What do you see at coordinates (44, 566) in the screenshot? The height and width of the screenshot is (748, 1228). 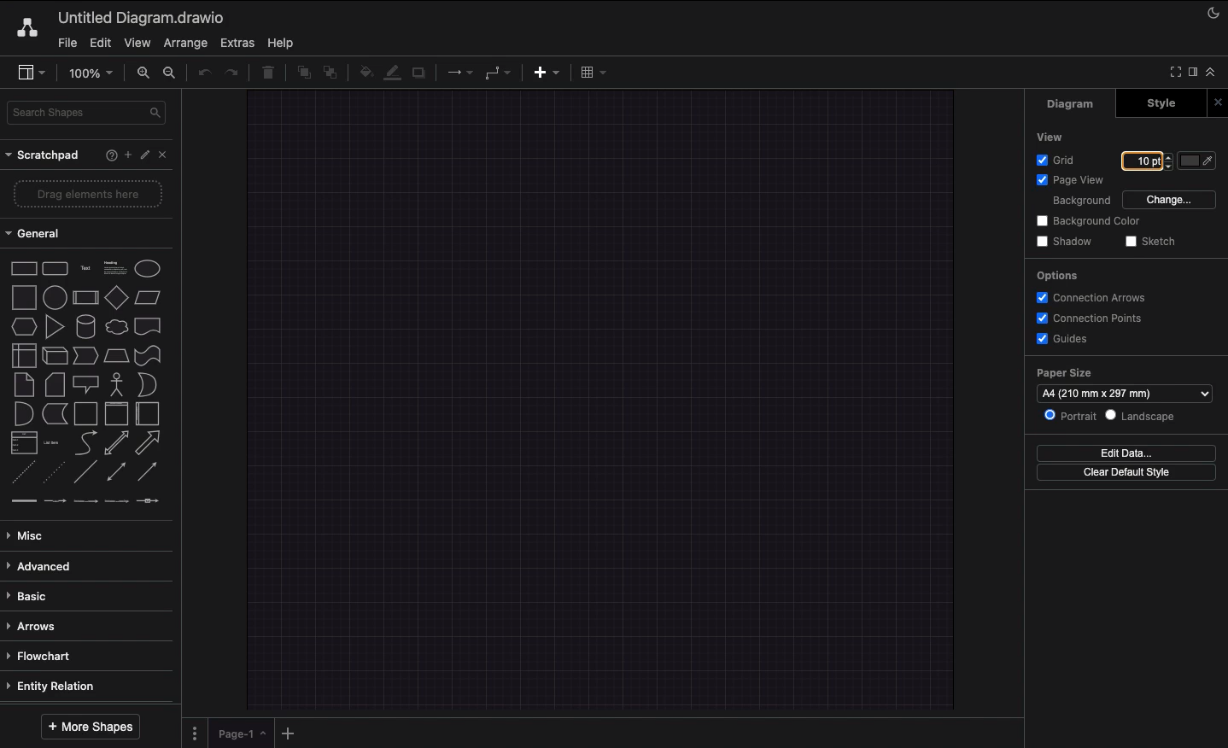 I see `Advanced` at bounding box center [44, 566].